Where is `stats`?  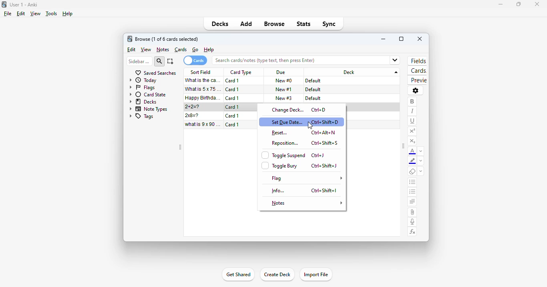 stats is located at coordinates (304, 24).